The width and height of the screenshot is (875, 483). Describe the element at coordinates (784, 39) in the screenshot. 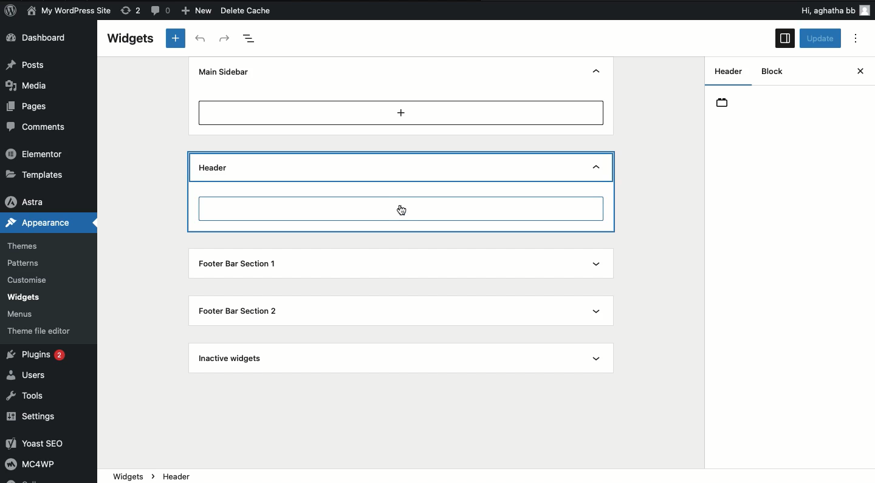

I see `Sidebar` at that location.